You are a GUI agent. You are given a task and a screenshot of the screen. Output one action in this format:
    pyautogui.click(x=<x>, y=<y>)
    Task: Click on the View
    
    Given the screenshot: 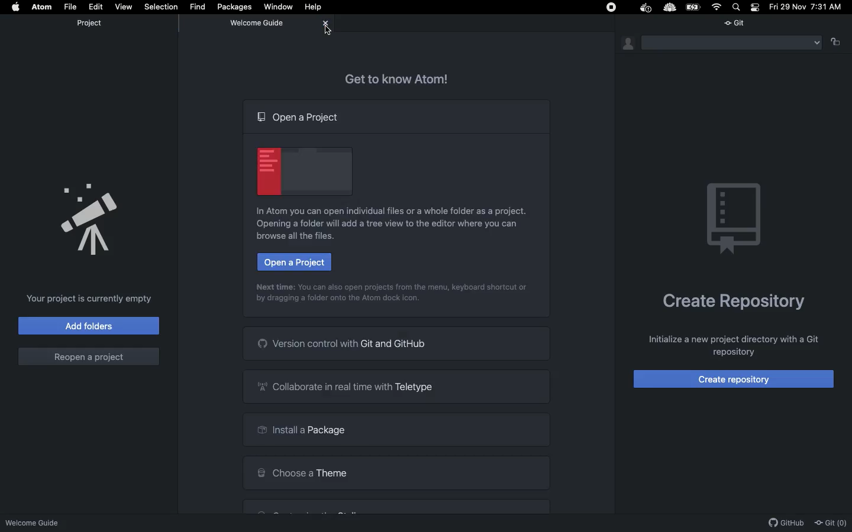 What is the action you would take?
    pyautogui.click(x=124, y=7)
    